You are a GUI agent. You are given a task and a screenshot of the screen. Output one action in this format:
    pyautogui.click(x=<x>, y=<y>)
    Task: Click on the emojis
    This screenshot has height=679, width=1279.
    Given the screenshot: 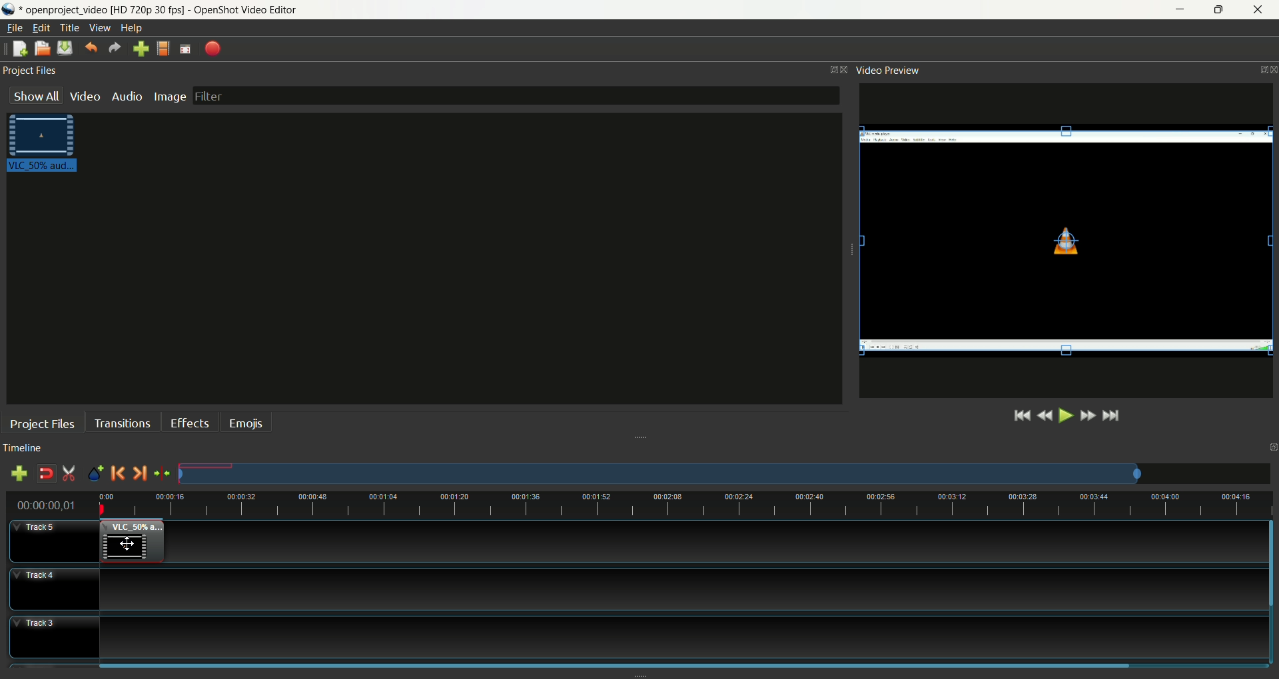 What is the action you would take?
    pyautogui.click(x=246, y=421)
    